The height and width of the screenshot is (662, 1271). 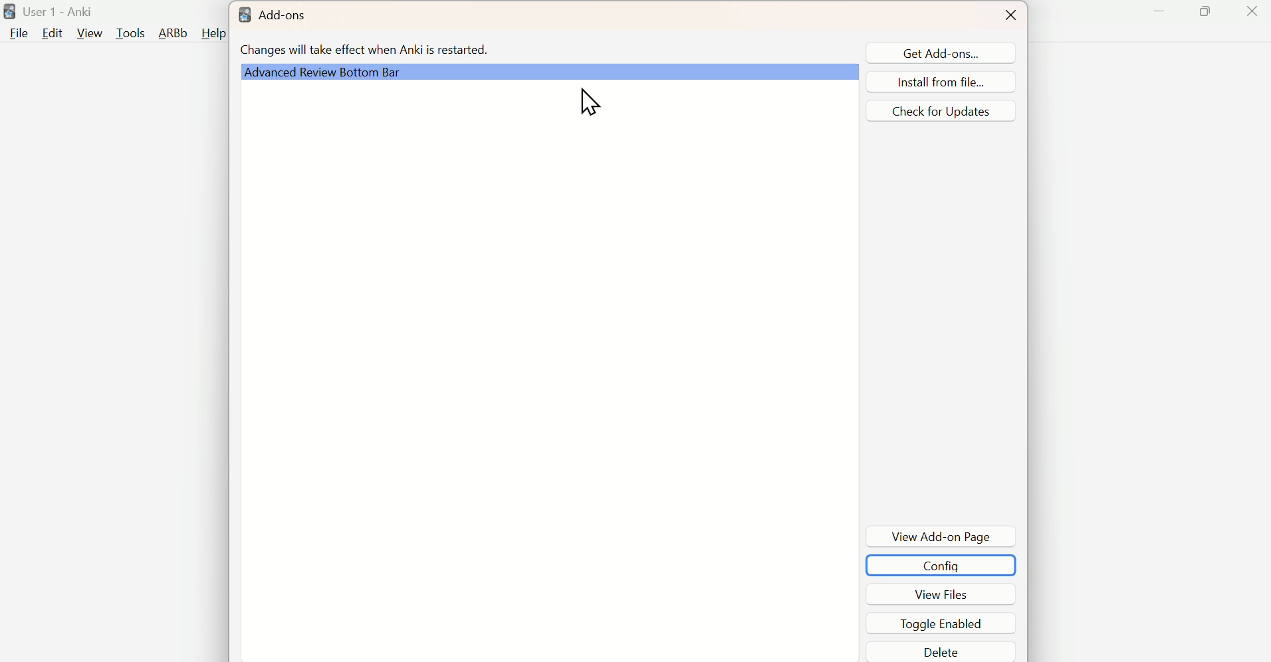 I want to click on Toggle Enabled, so click(x=942, y=623).